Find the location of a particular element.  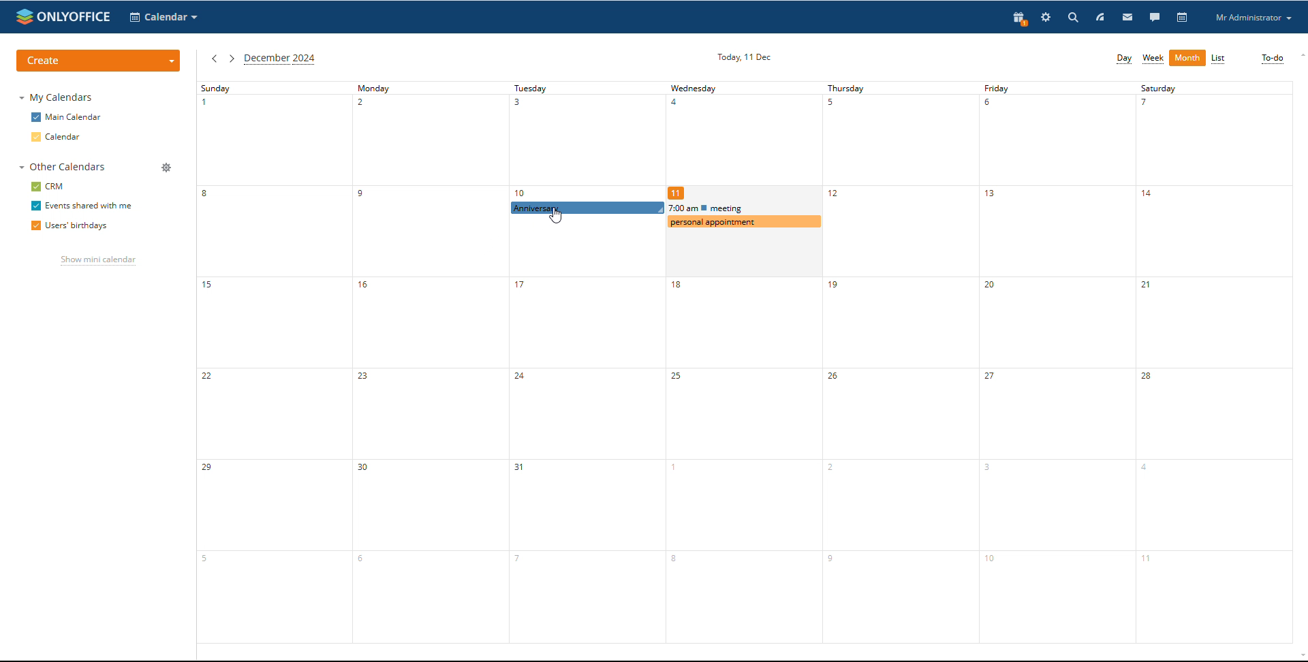

select application is located at coordinates (163, 18).